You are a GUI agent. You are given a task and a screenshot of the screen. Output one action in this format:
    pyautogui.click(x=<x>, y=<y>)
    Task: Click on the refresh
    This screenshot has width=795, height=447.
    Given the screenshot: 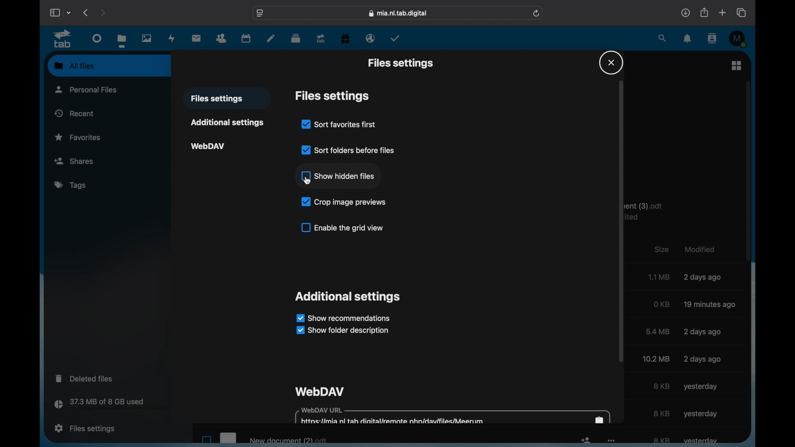 What is the action you would take?
    pyautogui.click(x=537, y=14)
    